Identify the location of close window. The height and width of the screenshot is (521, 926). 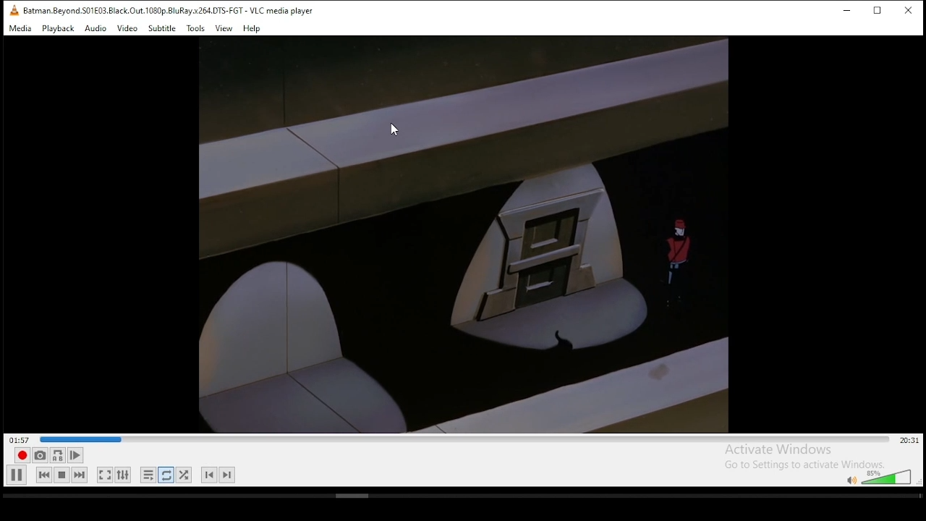
(909, 9).